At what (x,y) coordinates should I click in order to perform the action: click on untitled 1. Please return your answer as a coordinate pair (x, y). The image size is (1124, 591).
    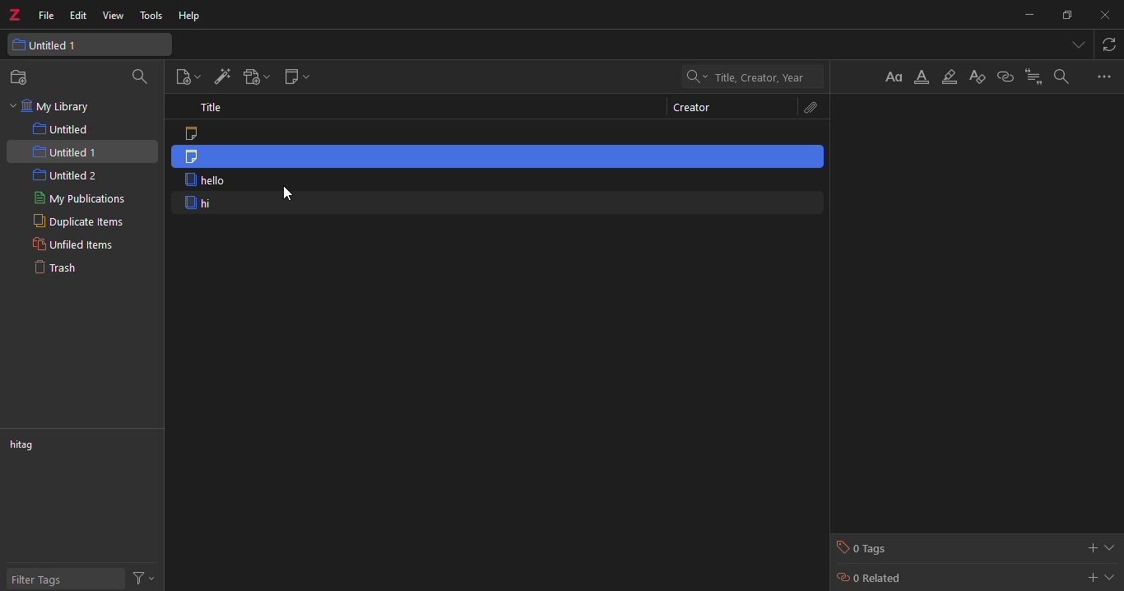
    Looking at the image, I should click on (51, 45).